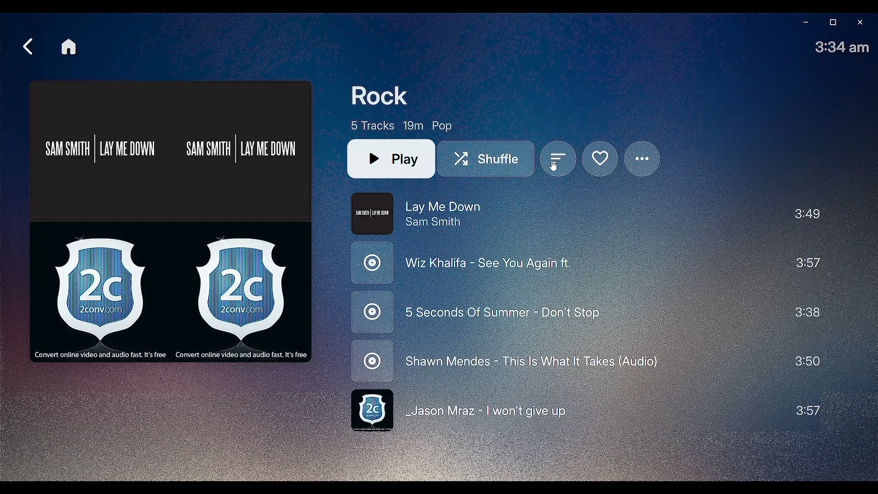  Describe the element at coordinates (489, 160) in the screenshot. I see `Shuffle` at that location.